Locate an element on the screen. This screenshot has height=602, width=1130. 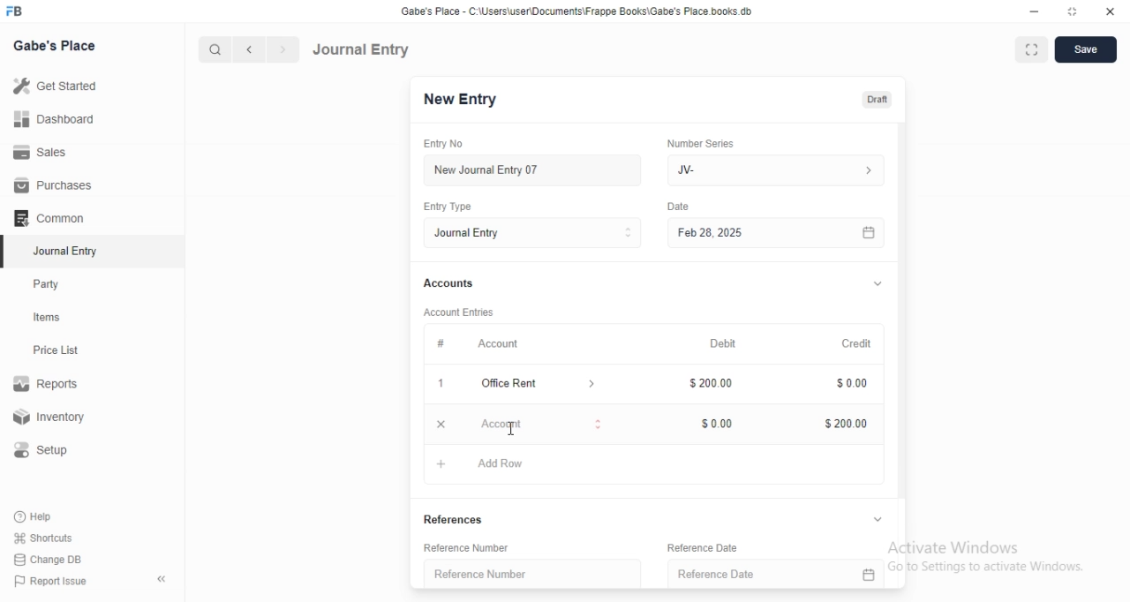
‘Number Series is located at coordinates (699, 143).